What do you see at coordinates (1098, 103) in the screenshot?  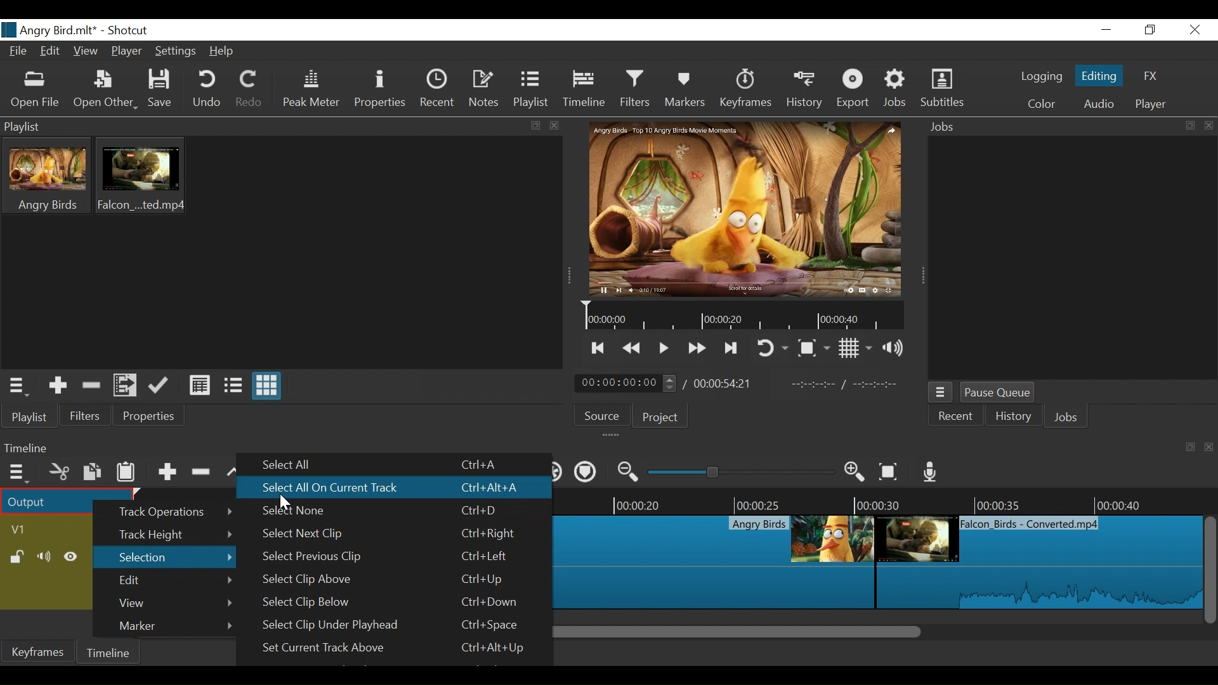 I see `Audio` at bounding box center [1098, 103].